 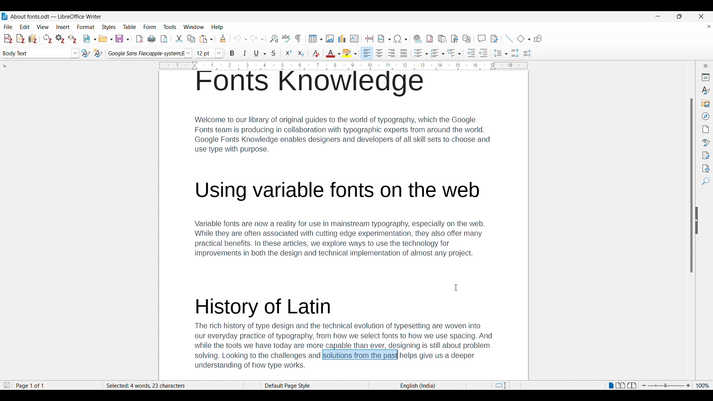 I want to click on Find and replace, so click(x=273, y=39).